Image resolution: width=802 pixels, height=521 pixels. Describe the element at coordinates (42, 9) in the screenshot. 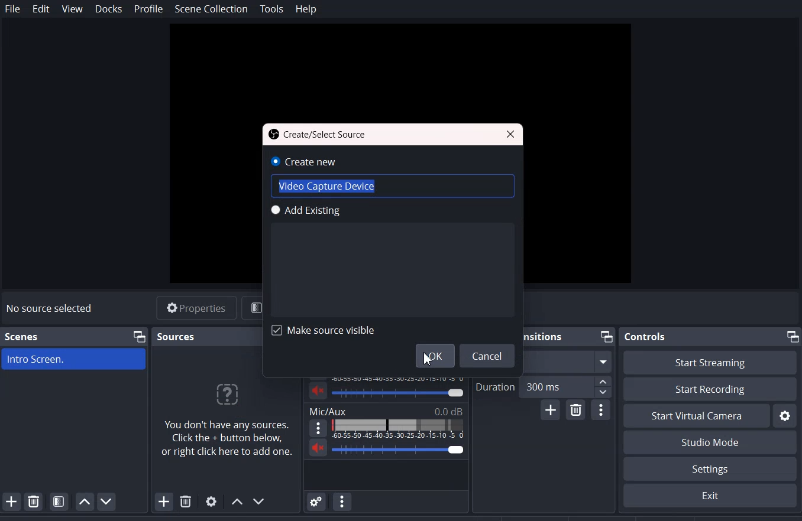

I see `Edit` at that location.